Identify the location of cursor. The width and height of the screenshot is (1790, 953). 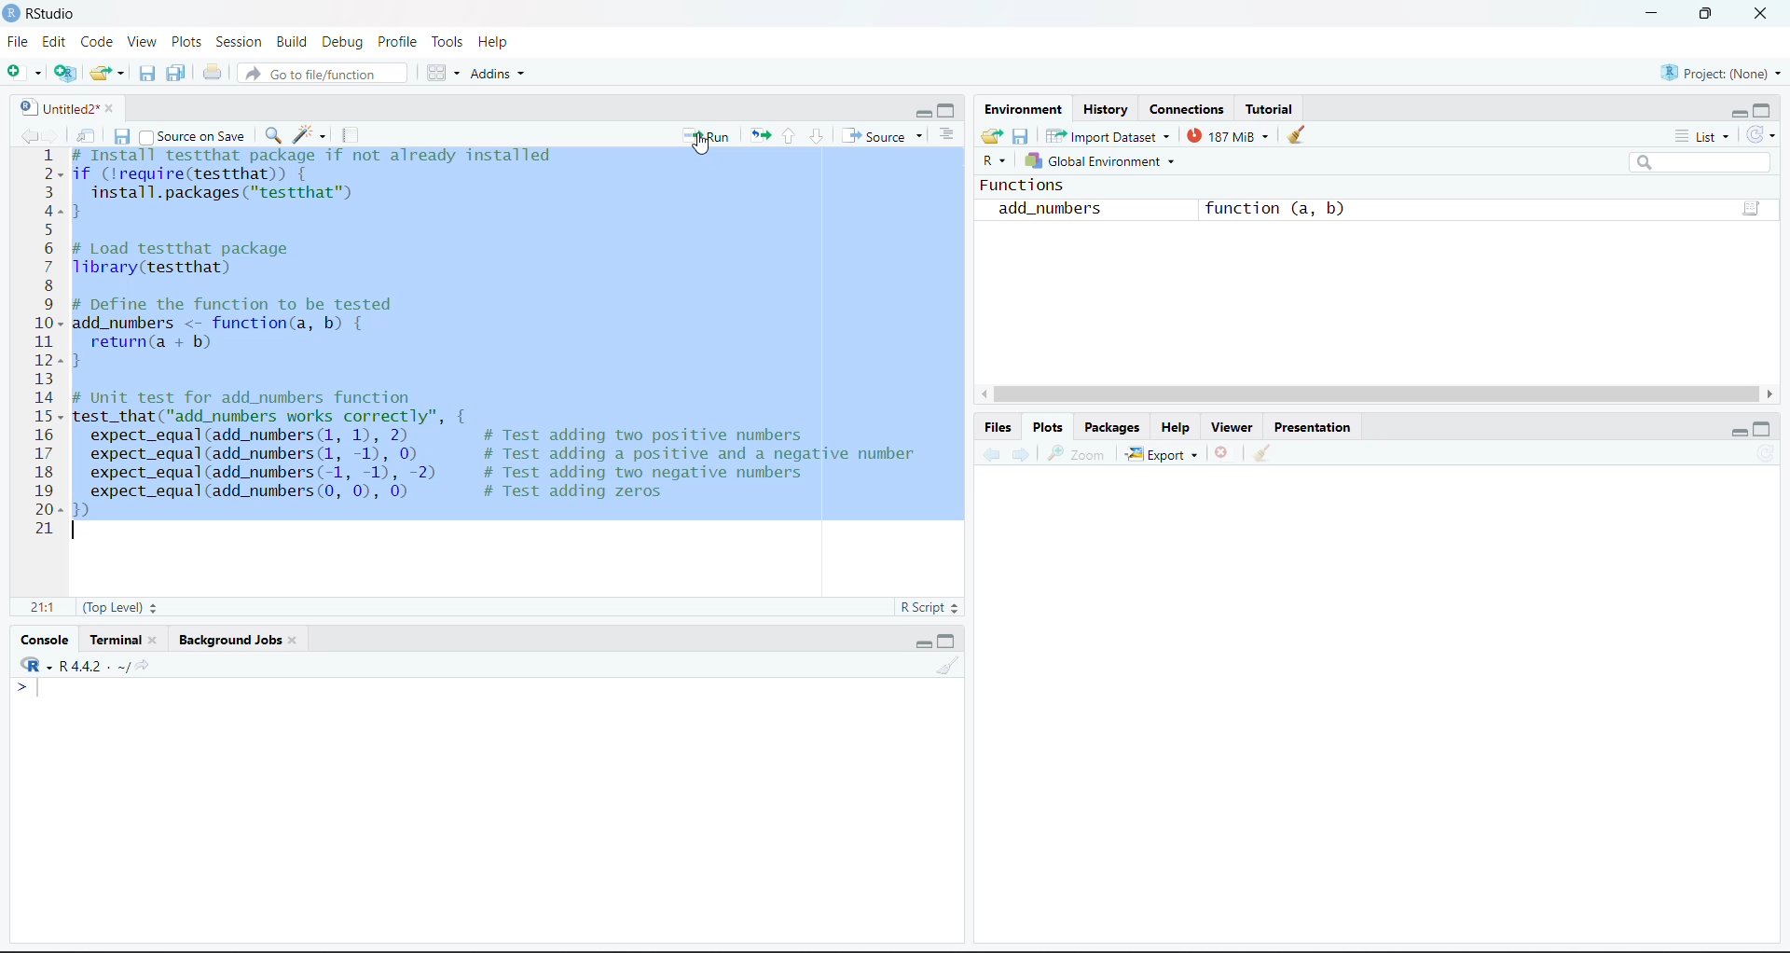
(704, 145).